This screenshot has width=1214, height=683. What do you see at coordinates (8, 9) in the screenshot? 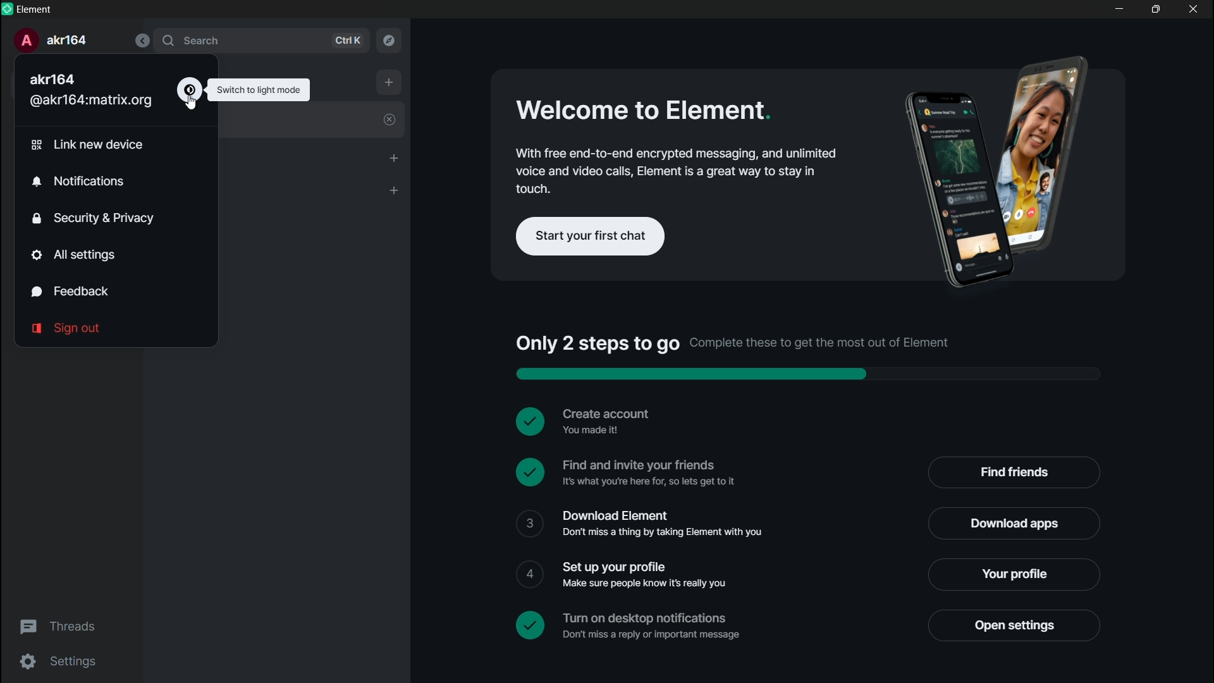
I see `app icon` at bounding box center [8, 9].